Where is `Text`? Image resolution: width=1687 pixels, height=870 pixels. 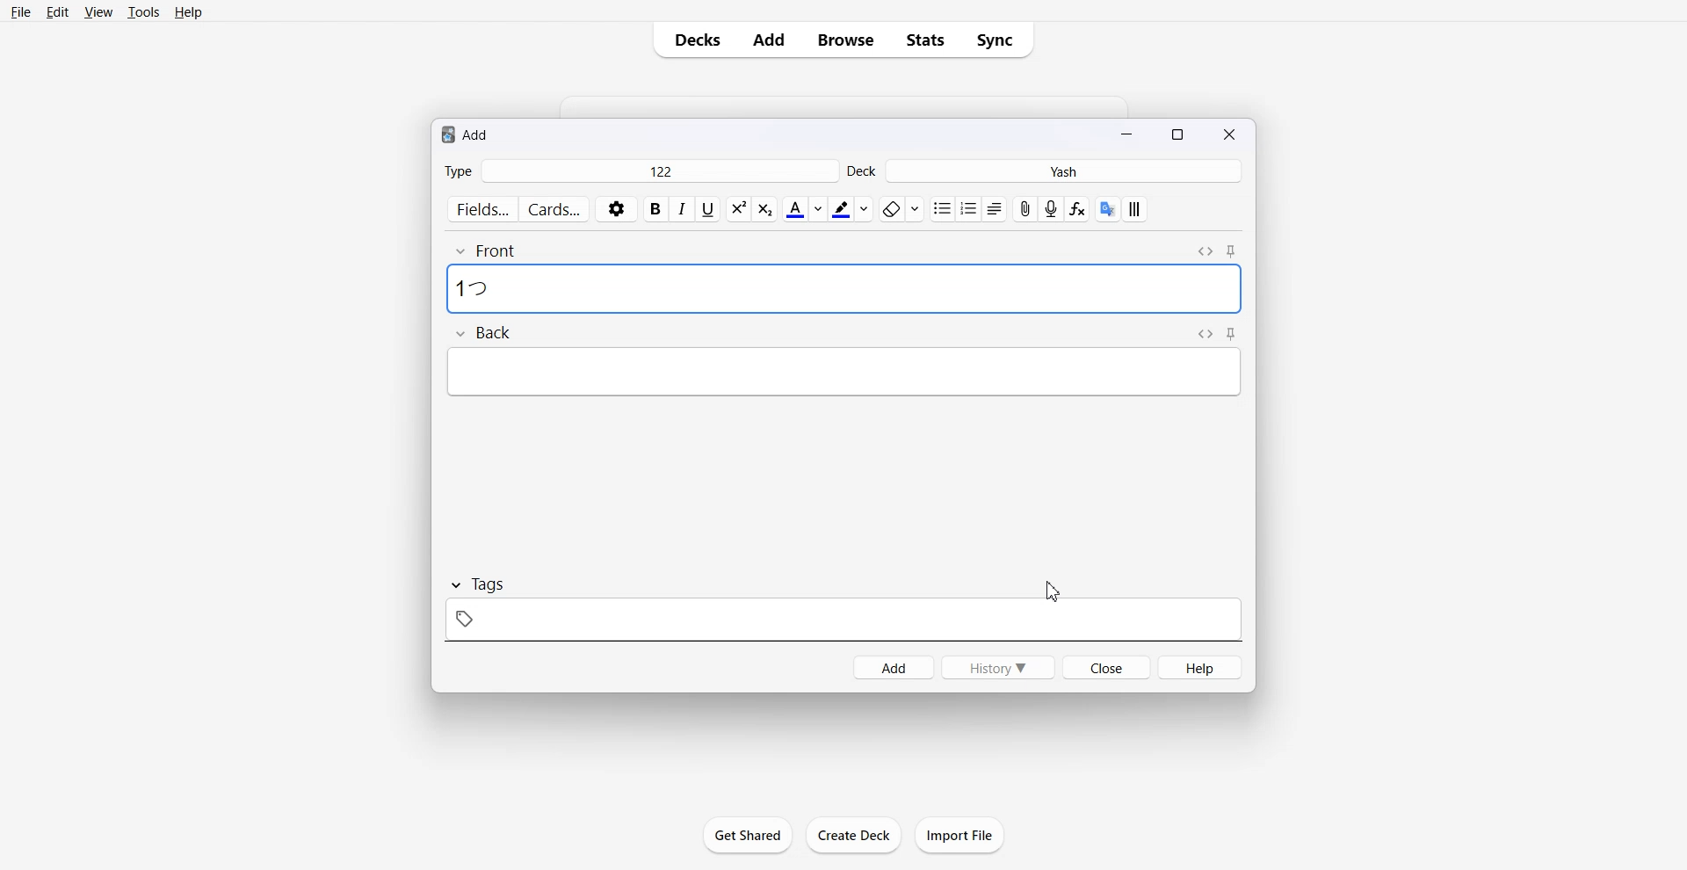 Text is located at coordinates (466, 134).